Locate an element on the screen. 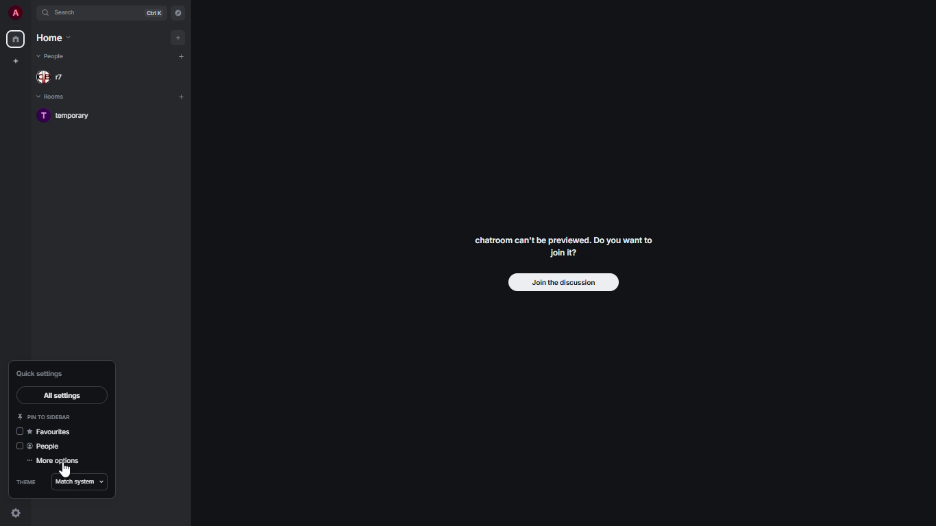 The width and height of the screenshot is (936, 526). disabled is located at coordinates (19, 431).